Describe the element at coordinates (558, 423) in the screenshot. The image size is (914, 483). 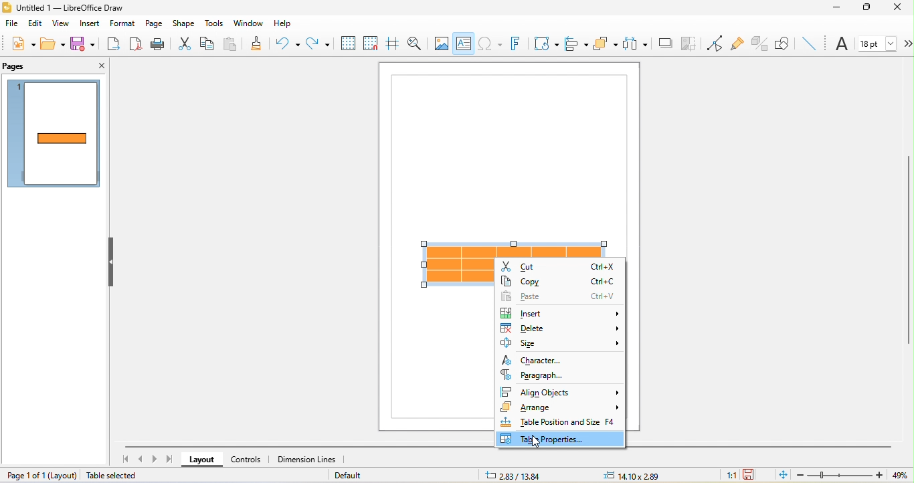
I see `table position and size` at that location.